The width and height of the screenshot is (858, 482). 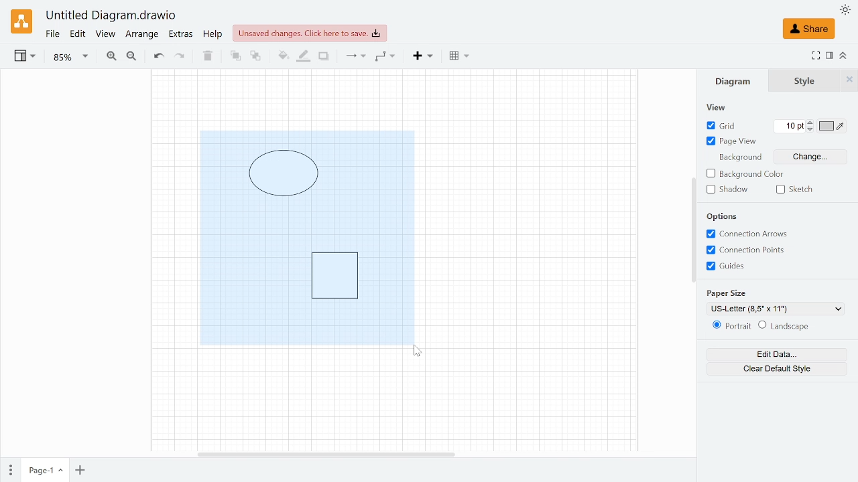 I want to click on Style, so click(x=805, y=81).